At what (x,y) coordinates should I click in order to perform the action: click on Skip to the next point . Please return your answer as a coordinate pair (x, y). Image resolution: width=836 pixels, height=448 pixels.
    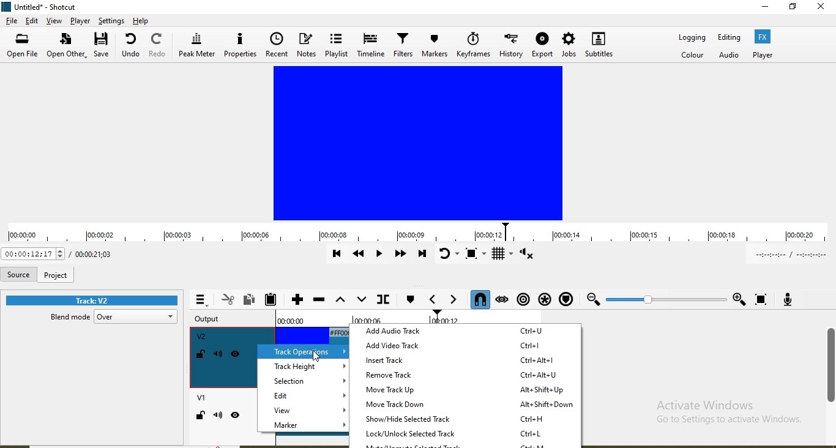
    Looking at the image, I should click on (420, 255).